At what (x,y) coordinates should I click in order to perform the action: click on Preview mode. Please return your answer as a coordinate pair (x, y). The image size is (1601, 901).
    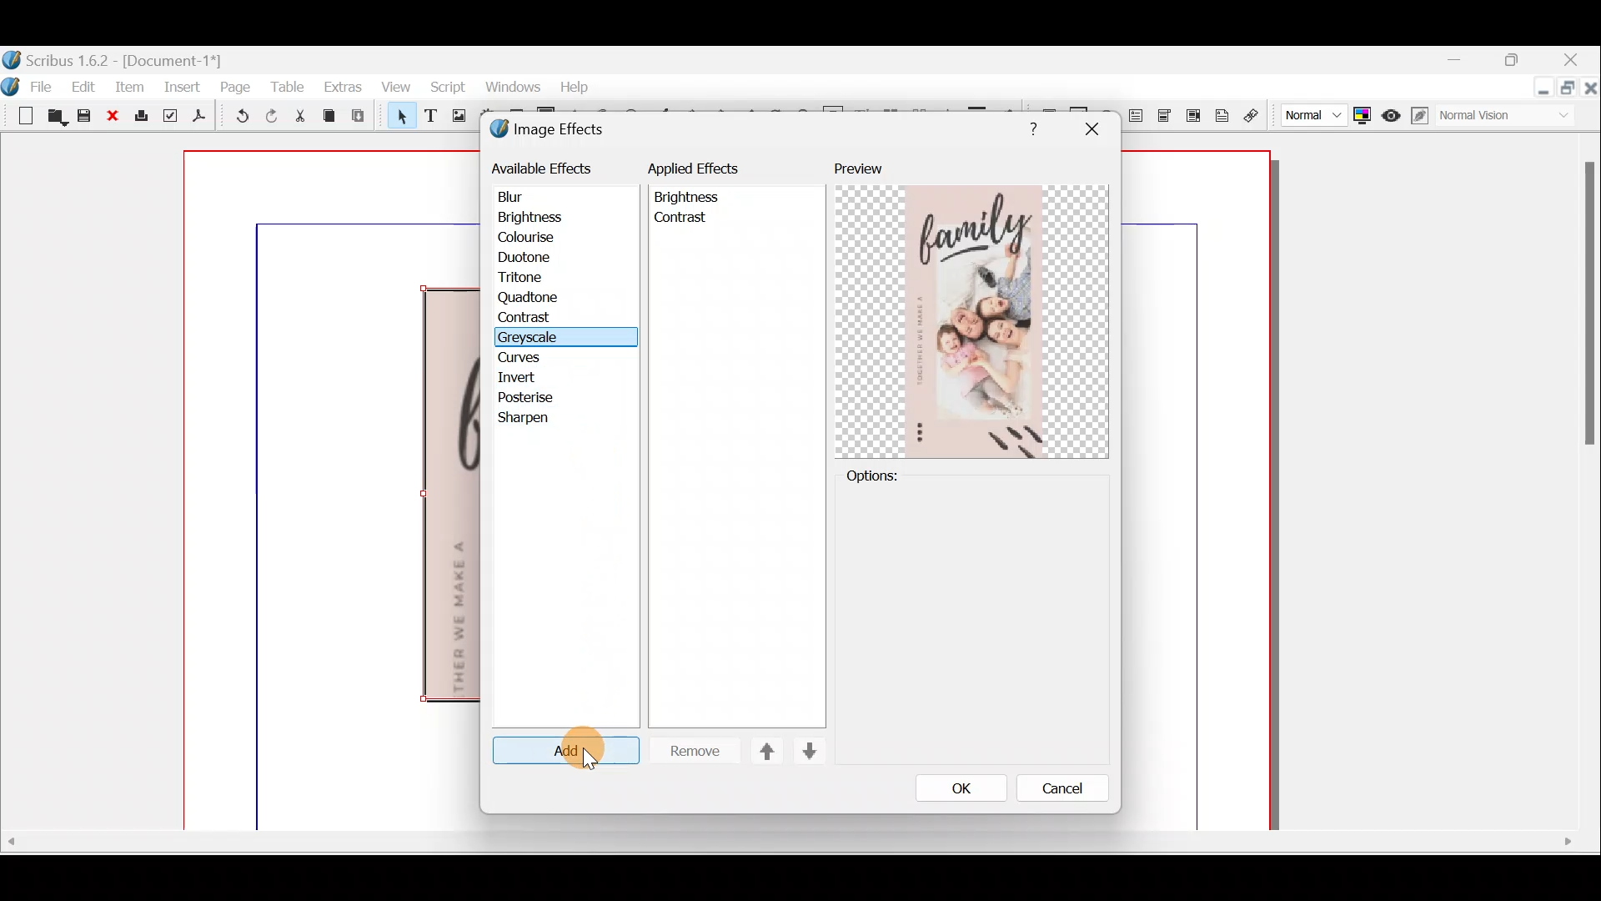
    Looking at the image, I should click on (1388, 112).